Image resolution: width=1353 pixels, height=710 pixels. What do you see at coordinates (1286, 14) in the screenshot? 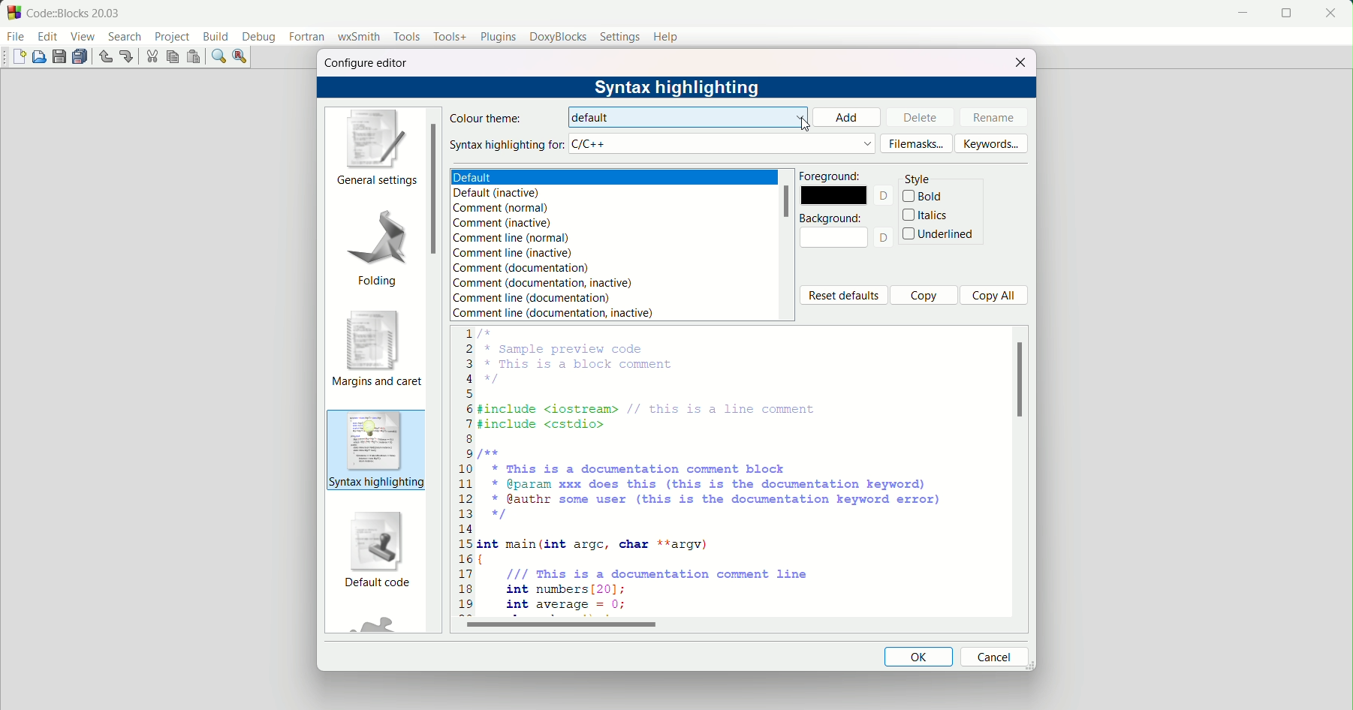
I see `fullscreen` at bounding box center [1286, 14].